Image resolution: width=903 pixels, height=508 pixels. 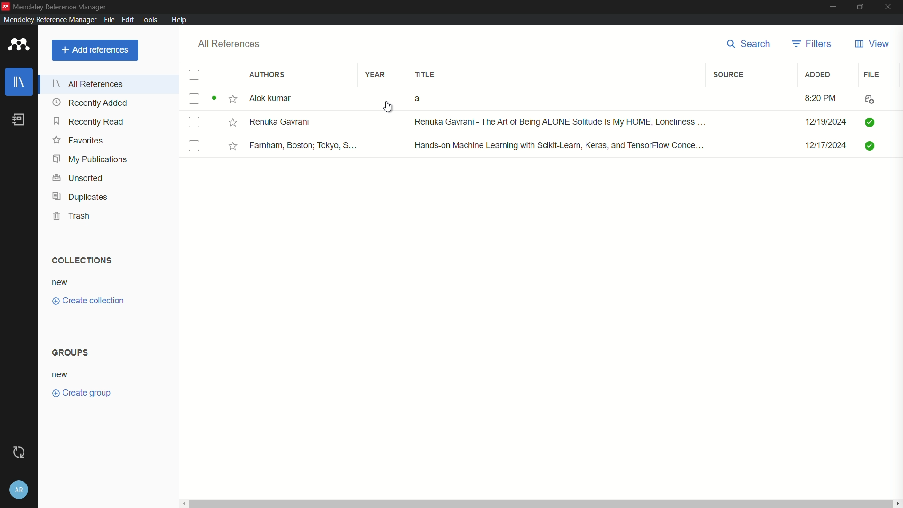 What do you see at coordinates (872, 44) in the screenshot?
I see `view` at bounding box center [872, 44].